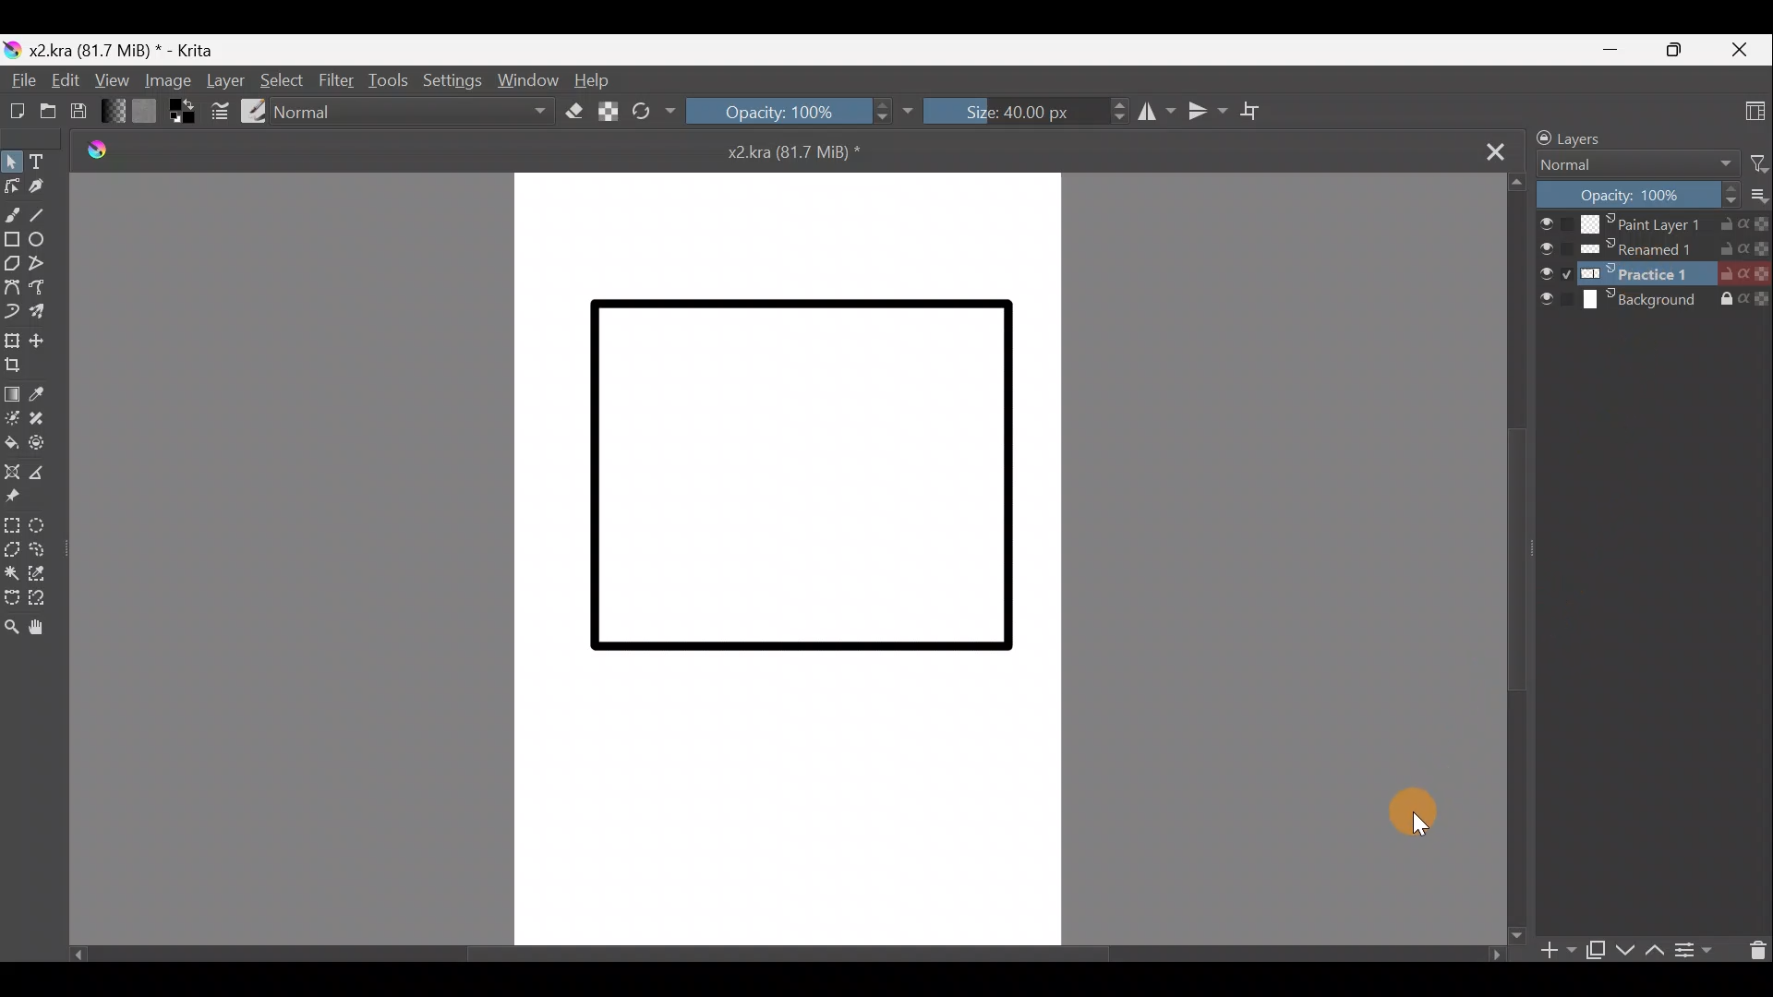 The image size is (1773, 997). I want to click on Edit, so click(64, 79).